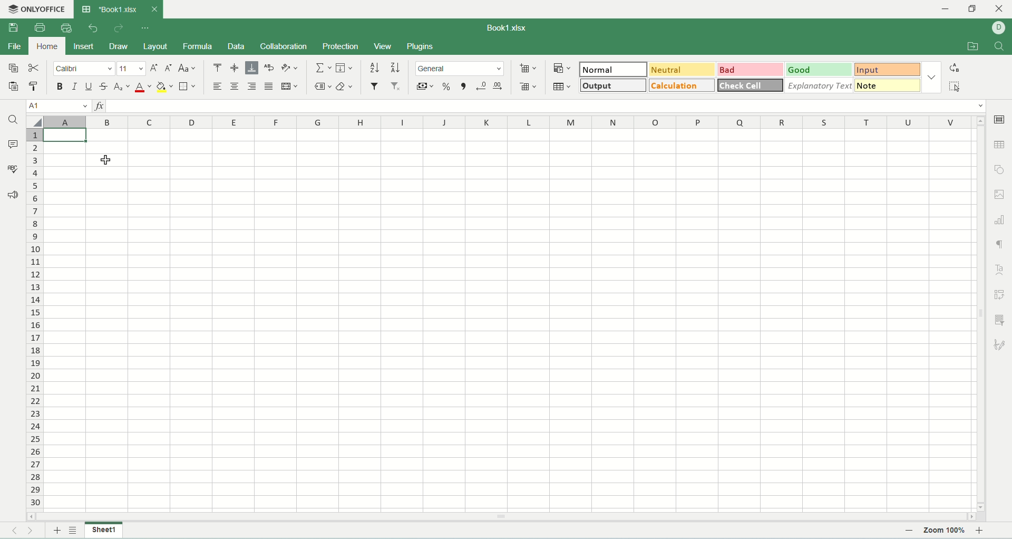  I want to click on align right, so click(251, 85).